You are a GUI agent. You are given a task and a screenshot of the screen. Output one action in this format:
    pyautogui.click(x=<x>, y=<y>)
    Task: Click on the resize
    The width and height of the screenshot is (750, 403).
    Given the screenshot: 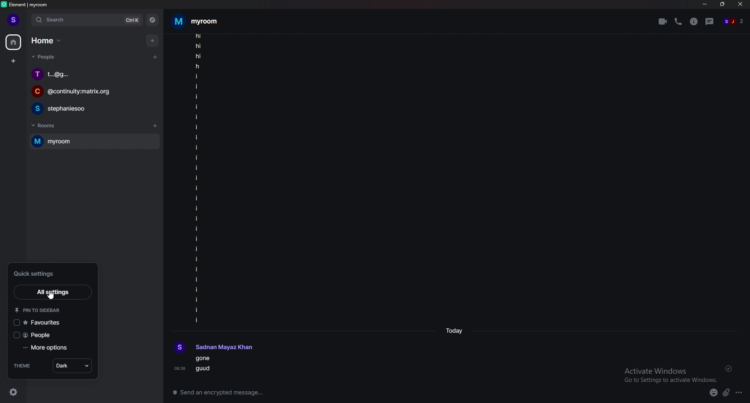 What is the action you would take?
    pyautogui.click(x=722, y=5)
    